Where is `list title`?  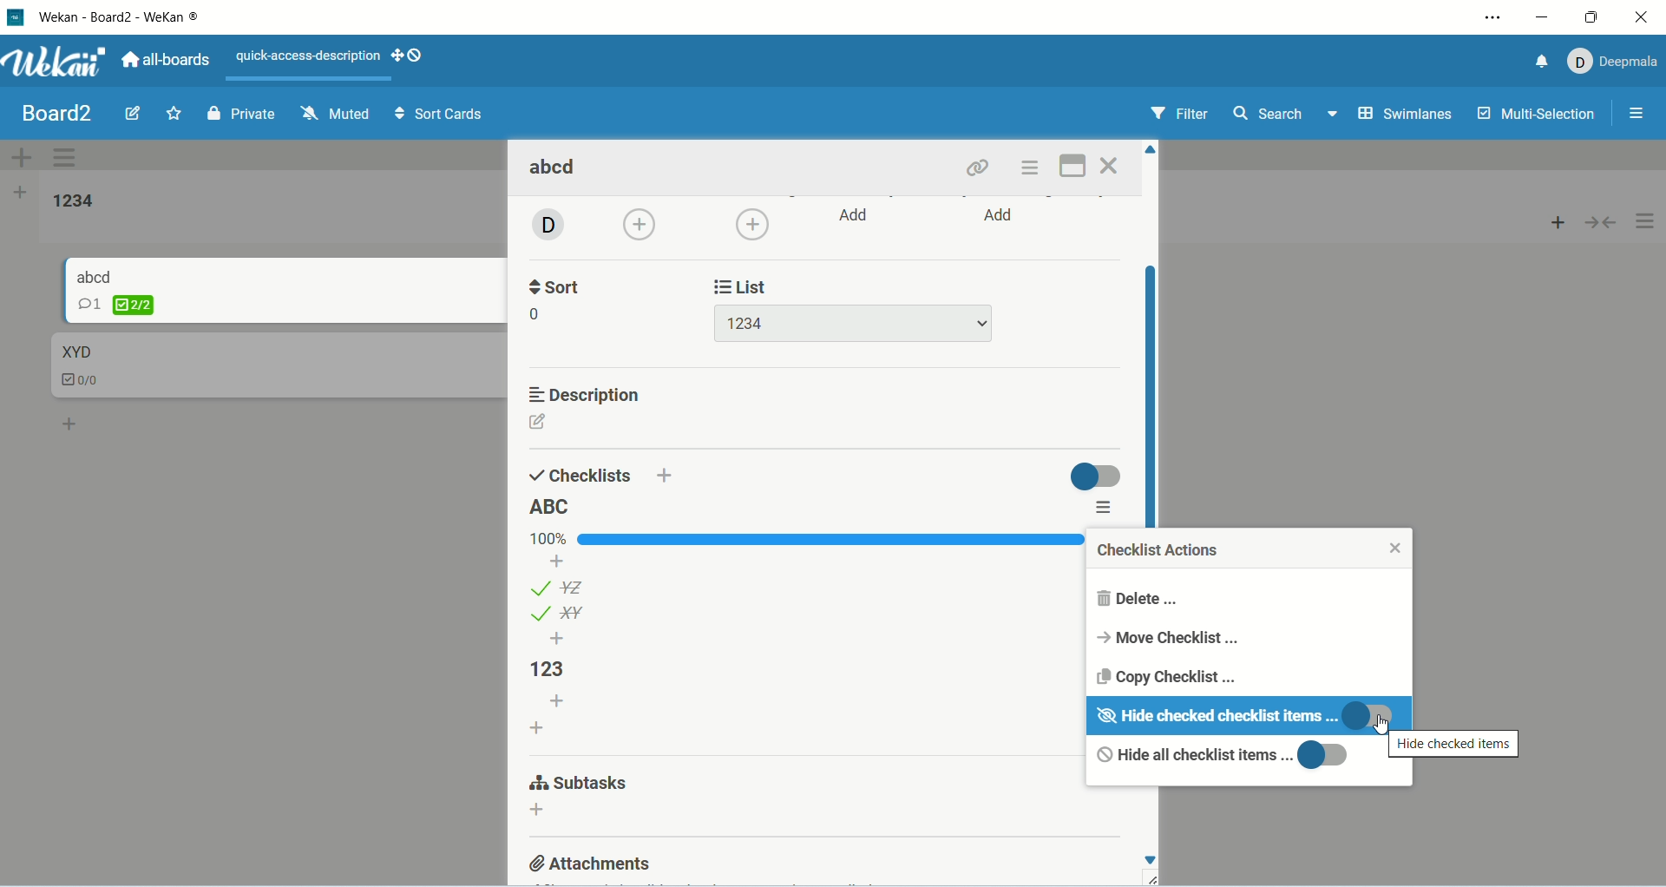
list title is located at coordinates (554, 508).